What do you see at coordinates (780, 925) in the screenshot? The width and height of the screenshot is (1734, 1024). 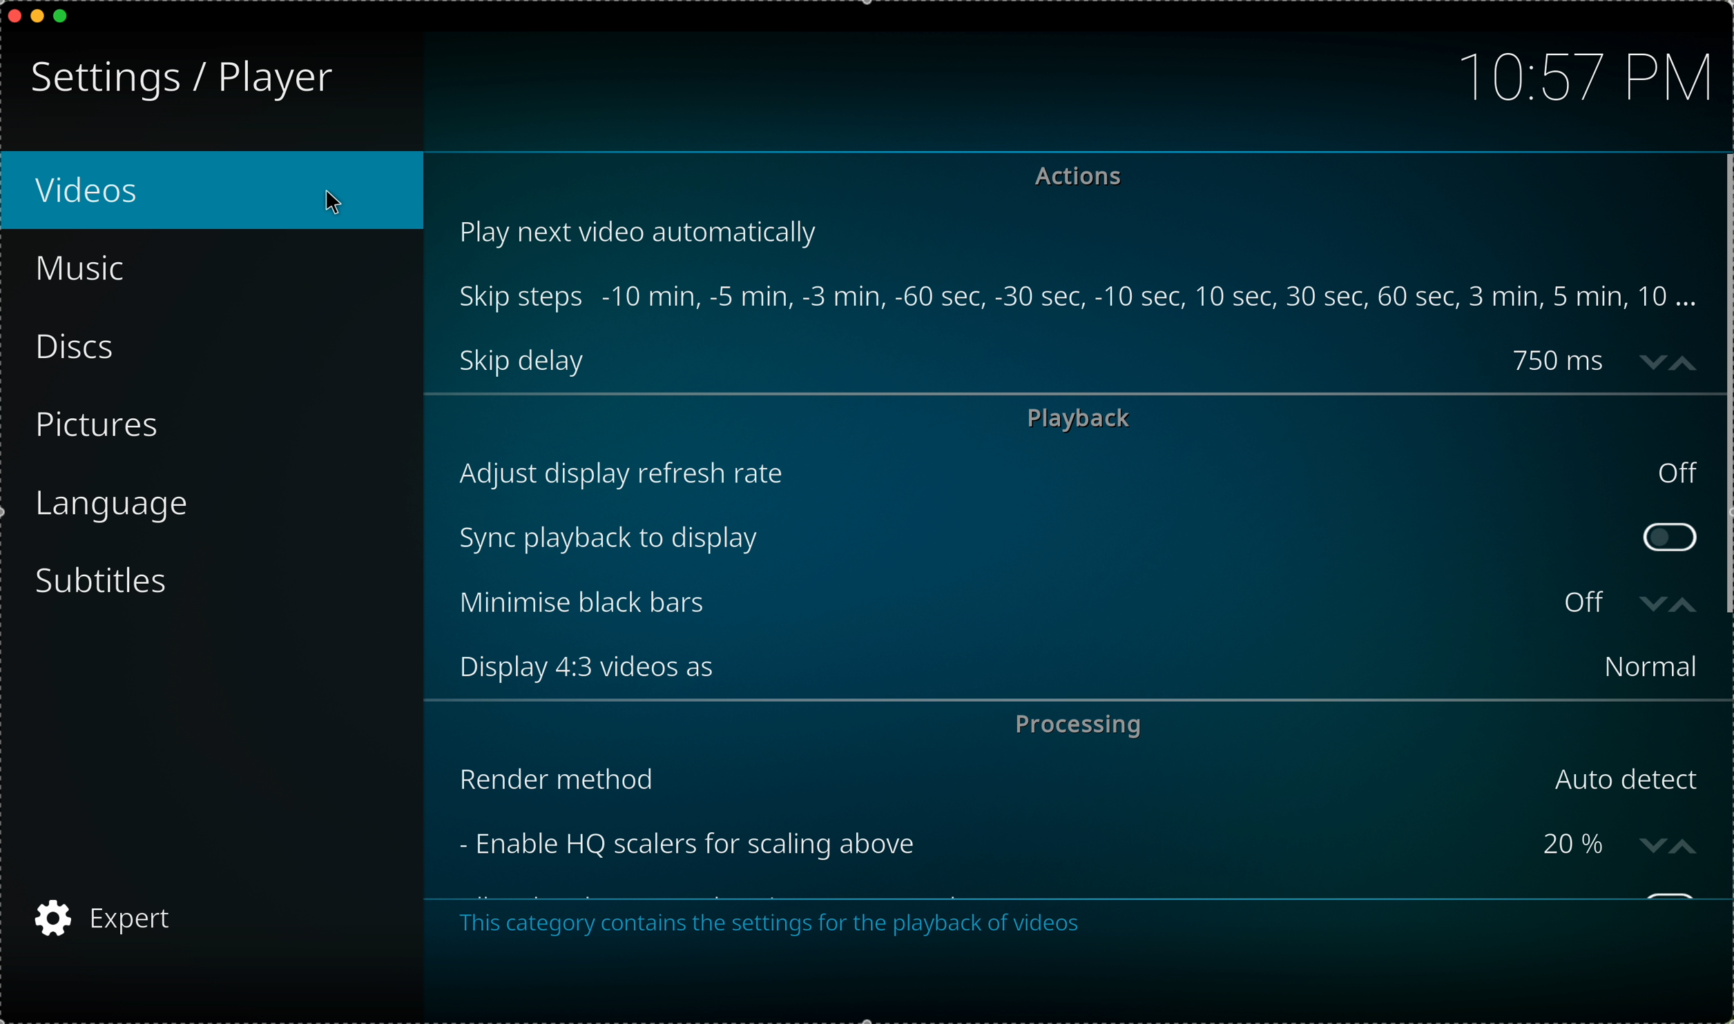 I see `This category contains the settings for the playback of videos` at bounding box center [780, 925].